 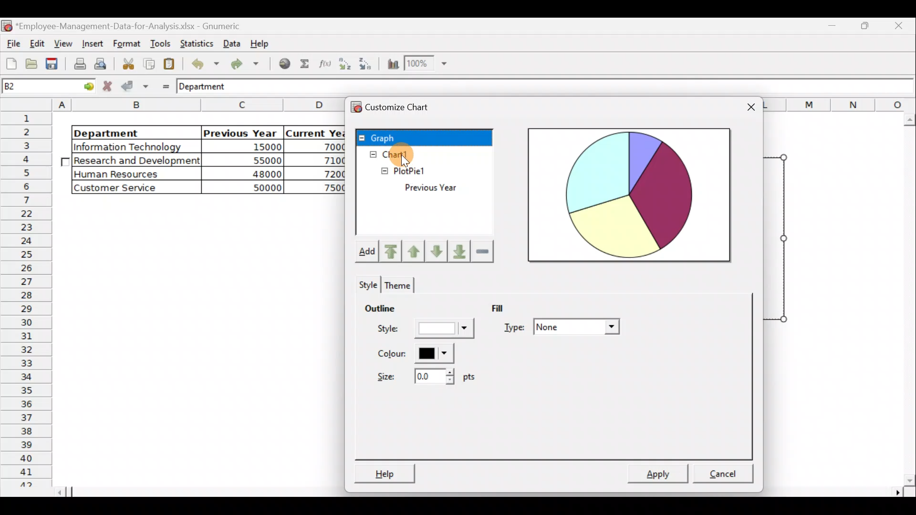 What do you see at coordinates (749, 107) in the screenshot?
I see `Close` at bounding box center [749, 107].